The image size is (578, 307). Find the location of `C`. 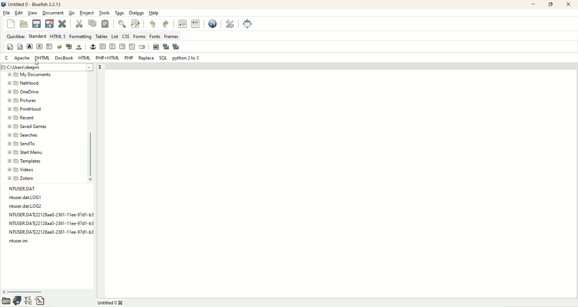

C is located at coordinates (8, 58).